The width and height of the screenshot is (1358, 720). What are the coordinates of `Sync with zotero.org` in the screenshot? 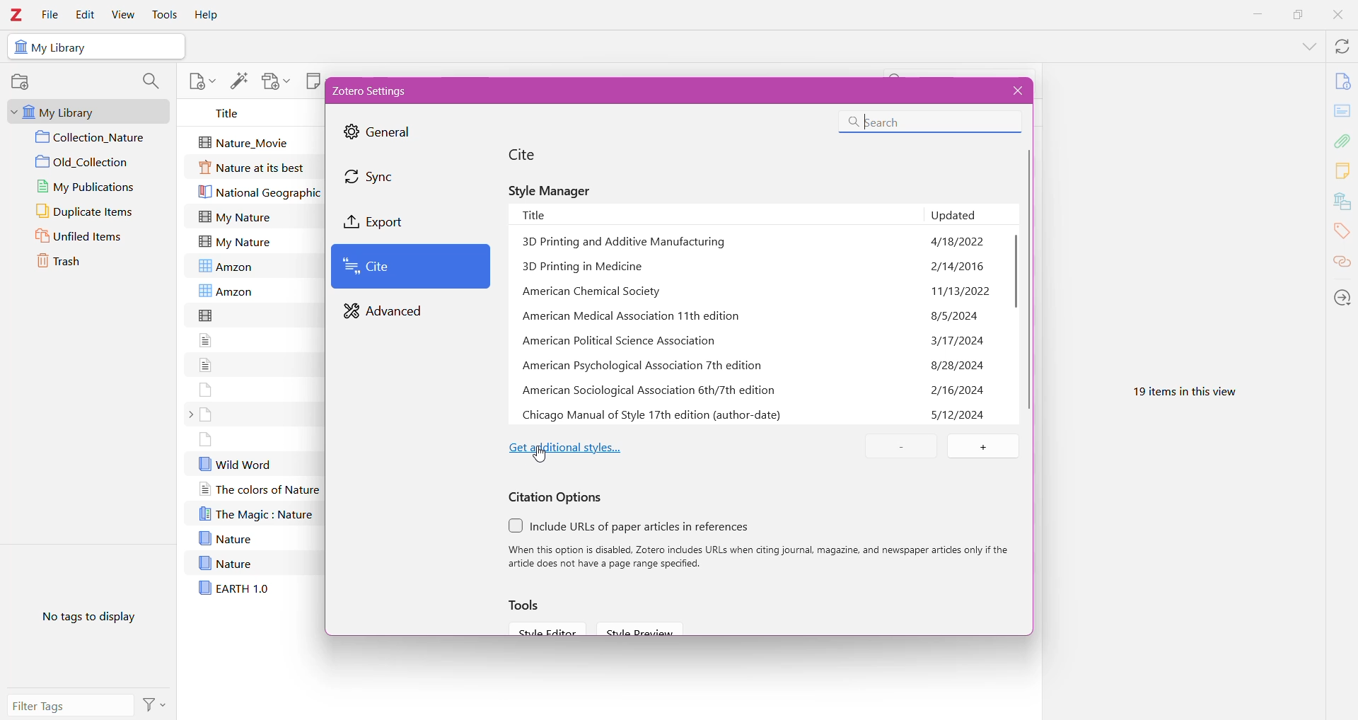 It's located at (1341, 46).